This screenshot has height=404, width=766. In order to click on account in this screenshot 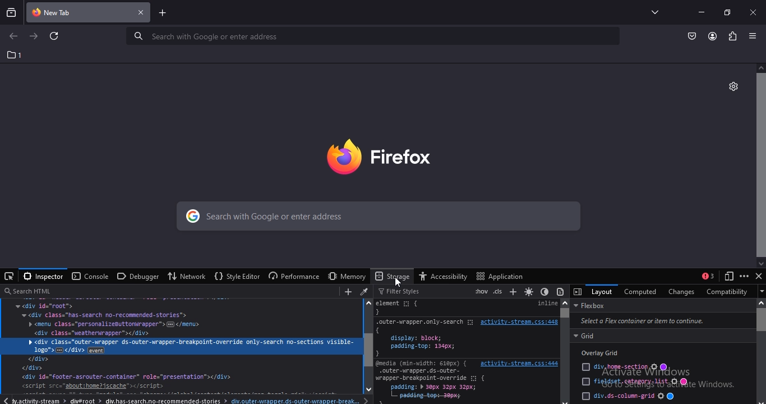, I will do `click(713, 36)`.